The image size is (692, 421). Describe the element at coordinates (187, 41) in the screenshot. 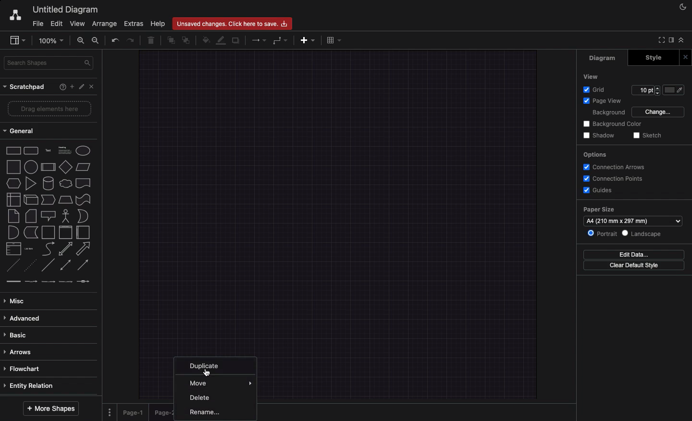

I see `To back` at that location.